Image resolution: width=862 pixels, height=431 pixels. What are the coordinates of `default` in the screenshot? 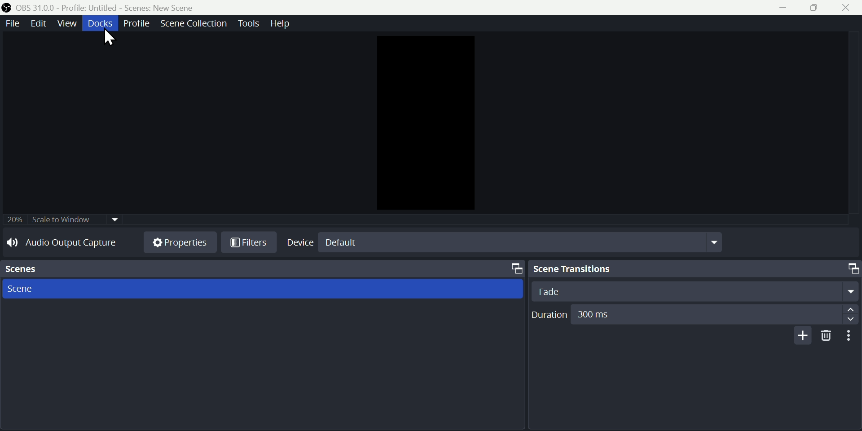 It's located at (523, 241).